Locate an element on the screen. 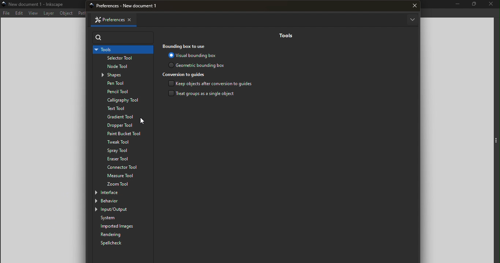 This screenshot has width=500, height=263. Close is located at coordinates (133, 19).